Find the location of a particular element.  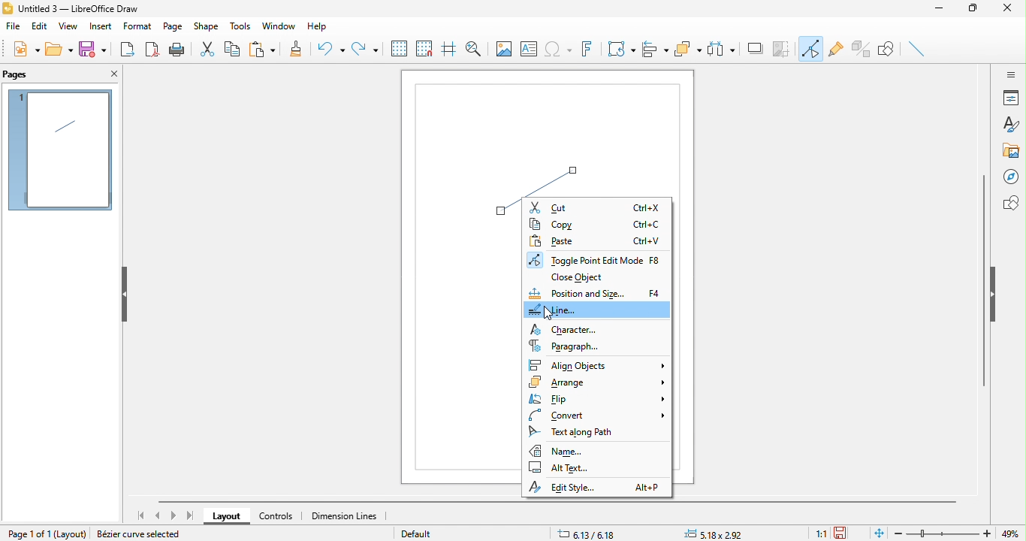

dimension line is located at coordinates (352, 516).